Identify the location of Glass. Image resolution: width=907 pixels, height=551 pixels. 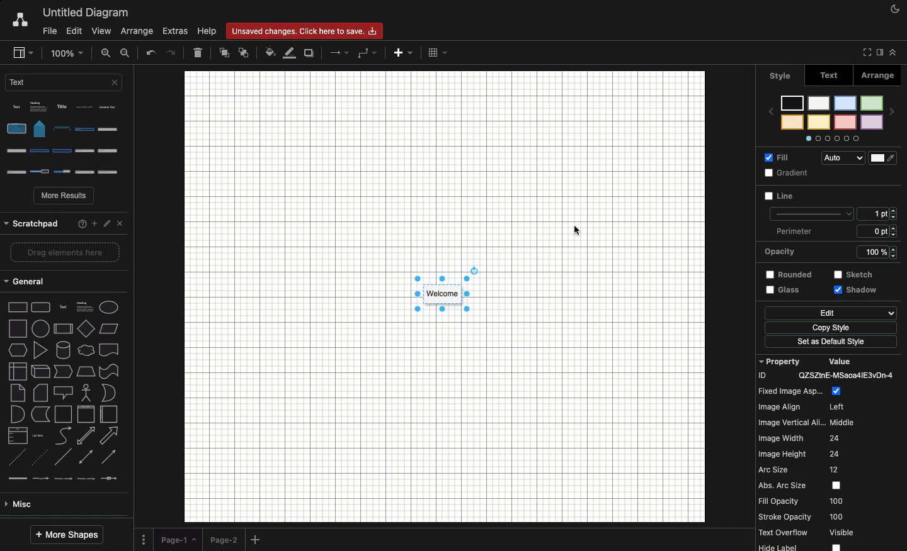
(784, 276).